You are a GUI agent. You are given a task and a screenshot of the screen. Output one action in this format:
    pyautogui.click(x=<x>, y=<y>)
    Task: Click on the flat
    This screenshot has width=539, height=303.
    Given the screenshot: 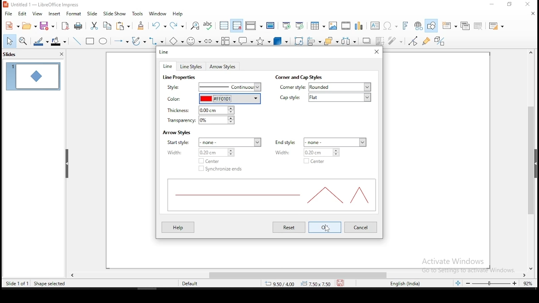 What is the action you would take?
    pyautogui.click(x=341, y=98)
    